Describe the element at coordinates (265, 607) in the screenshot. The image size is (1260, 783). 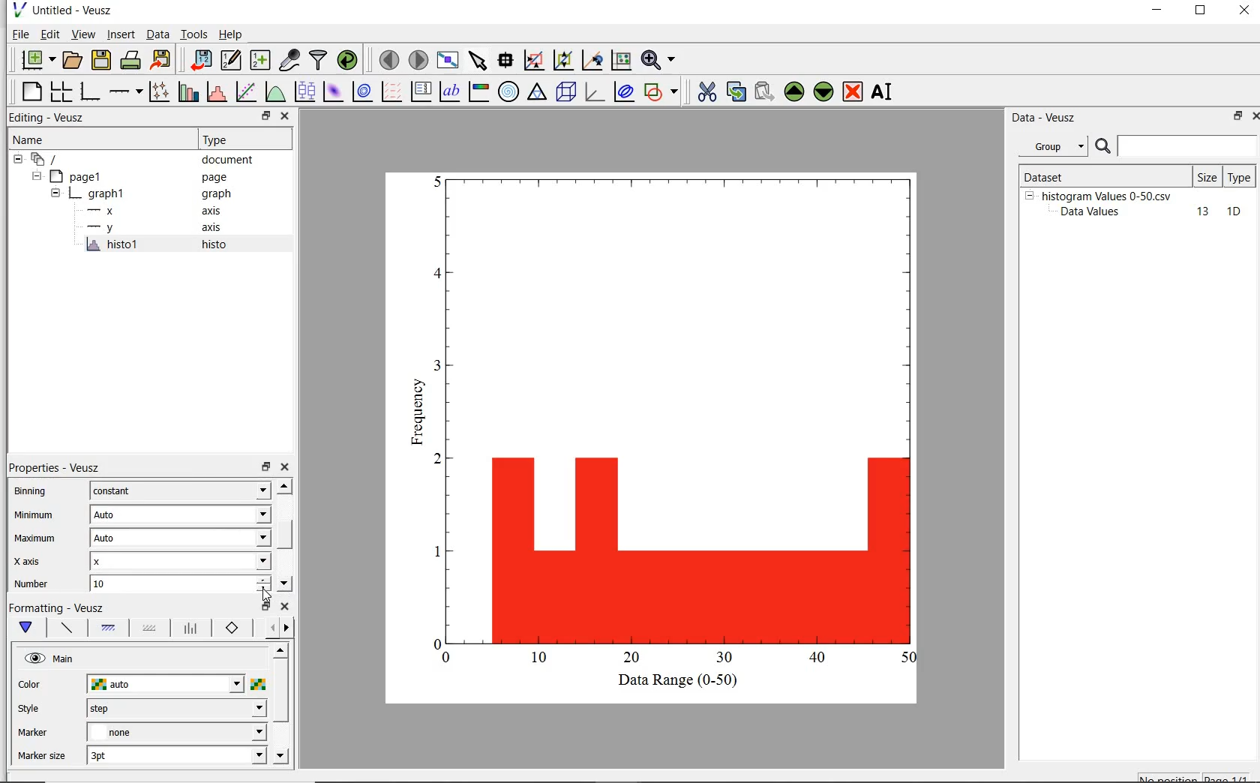
I see `restore down` at that location.